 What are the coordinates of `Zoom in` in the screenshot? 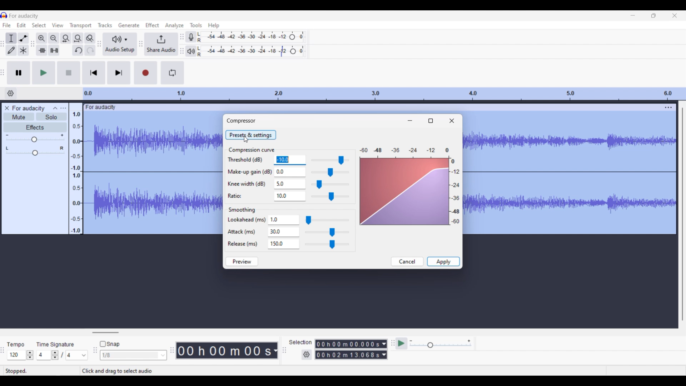 It's located at (42, 38).